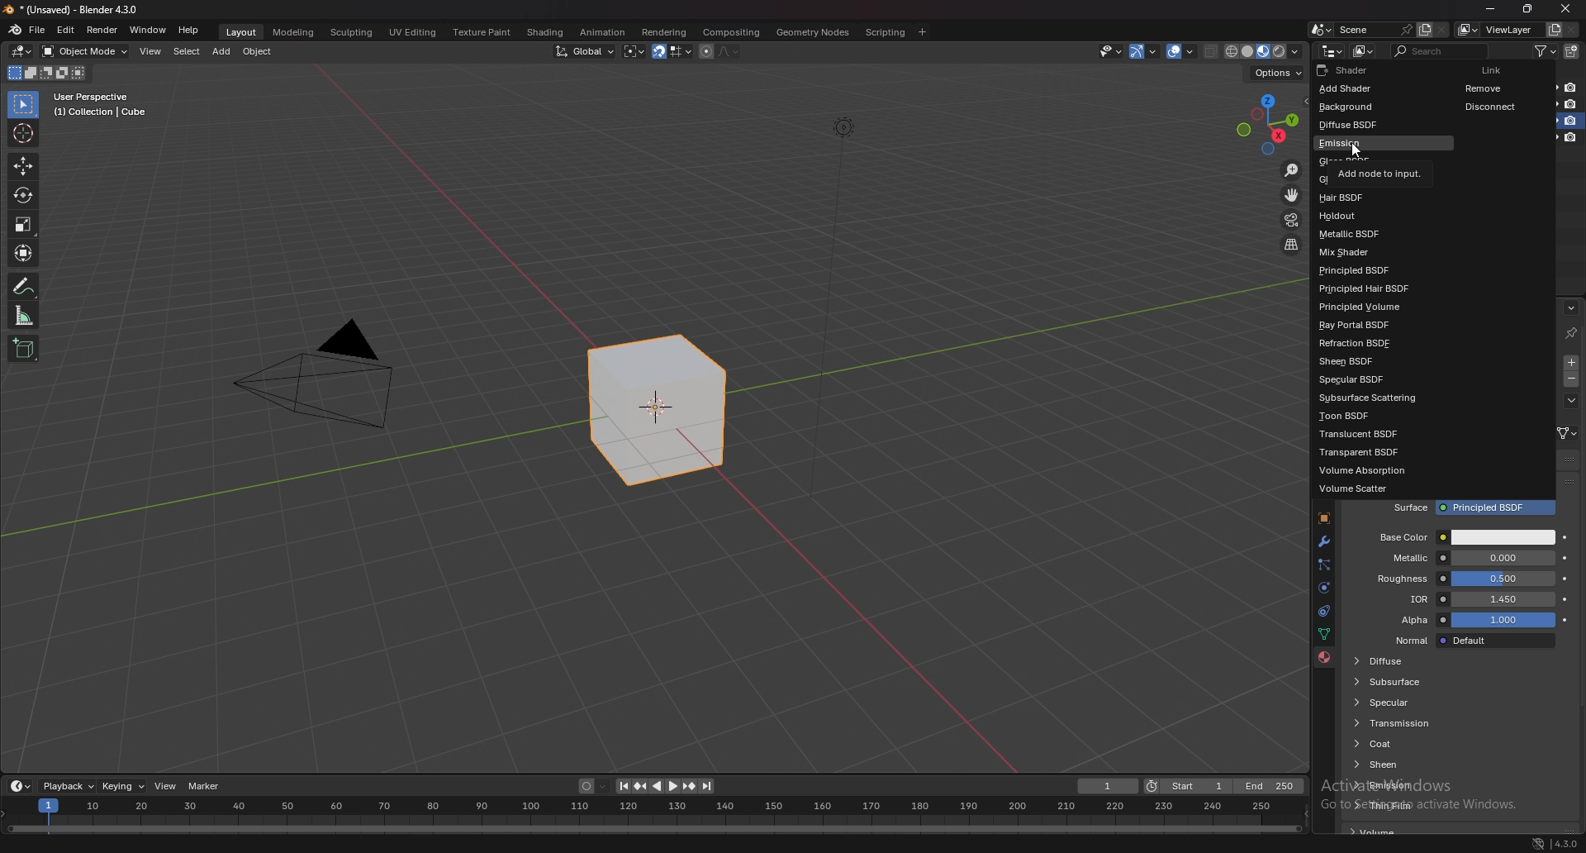  What do you see at coordinates (260, 51) in the screenshot?
I see `object` at bounding box center [260, 51].